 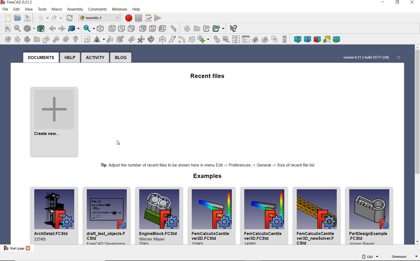 What do you see at coordinates (207, 165) in the screenshot?
I see `Tips` at bounding box center [207, 165].